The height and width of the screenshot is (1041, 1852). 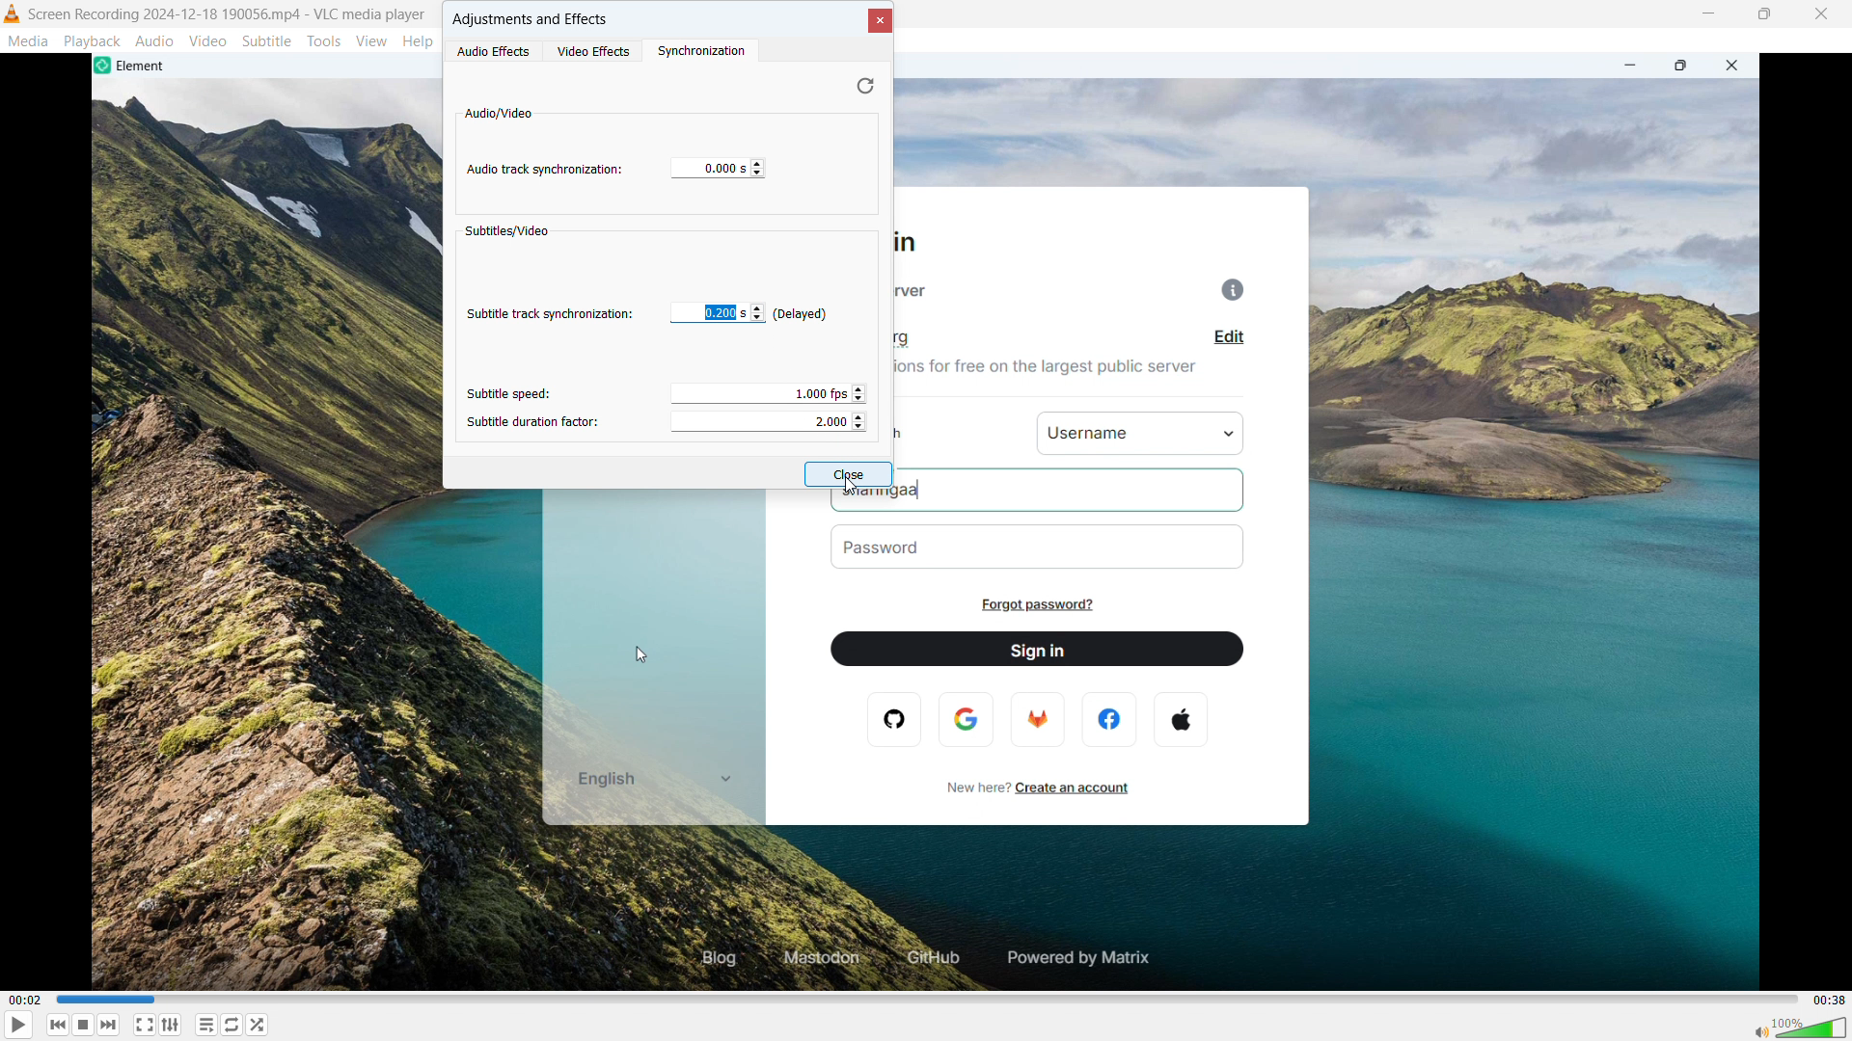 What do you see at coordinates (150, 67) in the screenshot?
I see `element` at bounding box center [150, 67].